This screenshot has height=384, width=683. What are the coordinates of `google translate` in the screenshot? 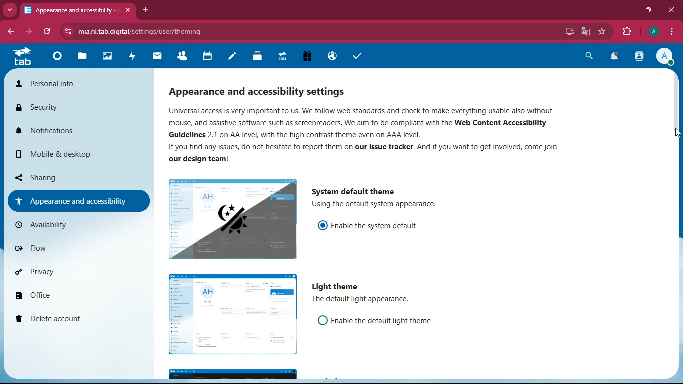 It's located at (585, 33).